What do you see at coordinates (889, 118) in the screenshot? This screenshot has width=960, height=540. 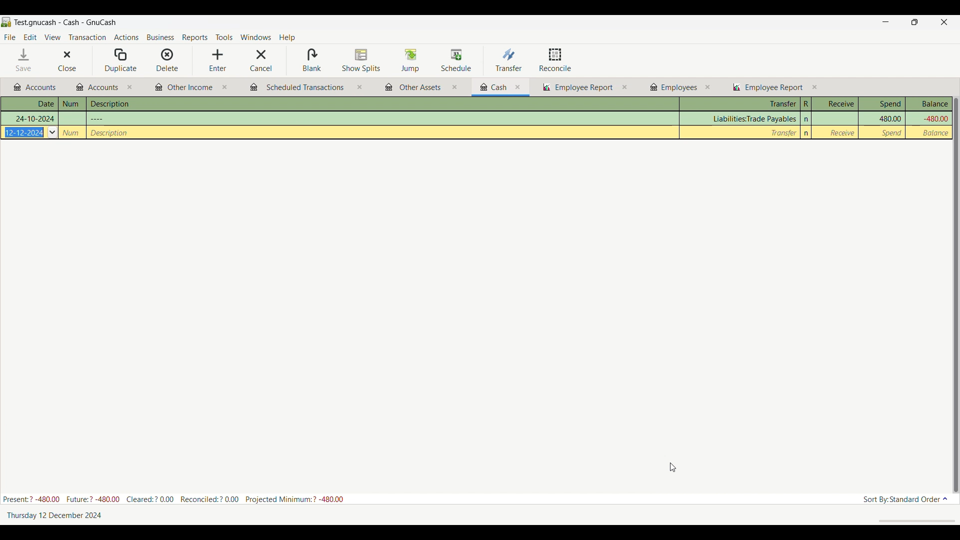 I see `Spend column` at bounding box center [889, 118].